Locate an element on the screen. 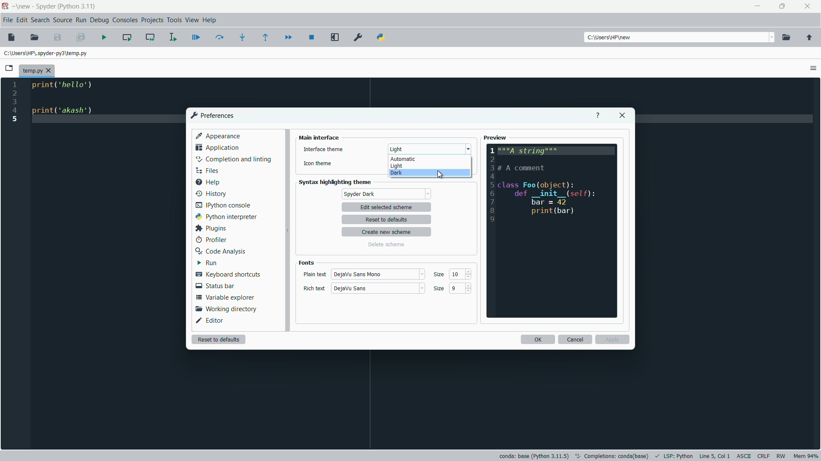  light is located at coordinates (396, 166).